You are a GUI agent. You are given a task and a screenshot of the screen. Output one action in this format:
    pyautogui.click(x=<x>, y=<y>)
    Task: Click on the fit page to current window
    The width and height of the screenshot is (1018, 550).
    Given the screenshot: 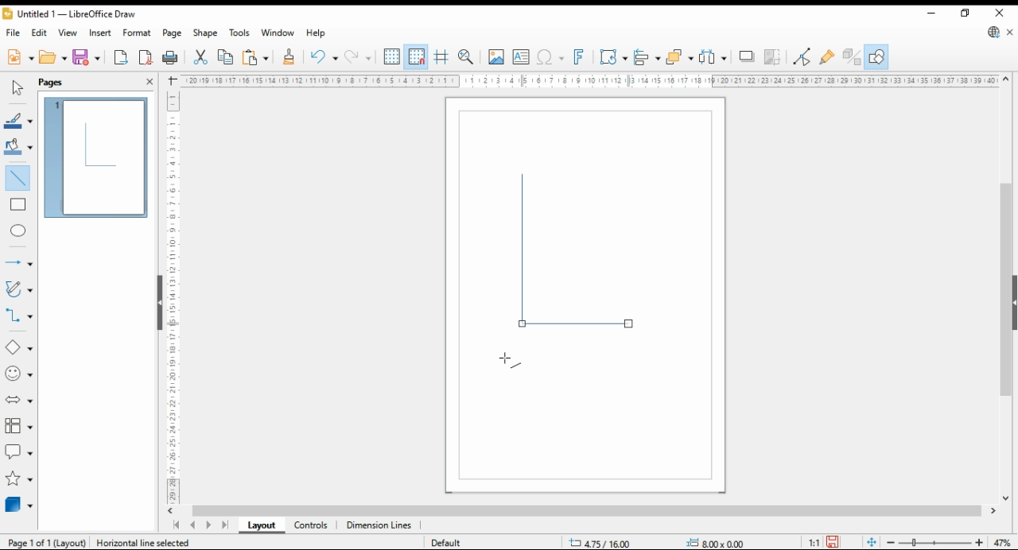 What is the action you would take?
    pyautogui.click(x=872, y=542)
    